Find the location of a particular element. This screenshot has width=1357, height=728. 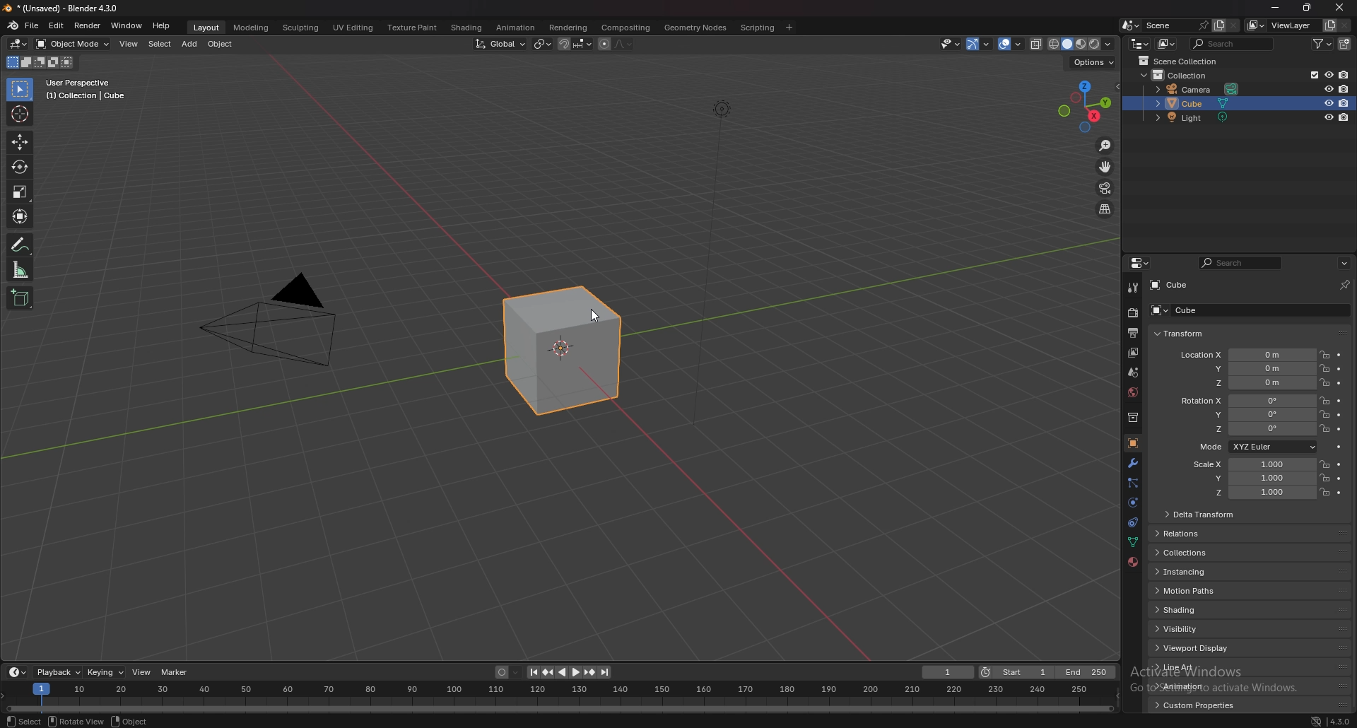

editor type is located at coordinates (1141, 263).